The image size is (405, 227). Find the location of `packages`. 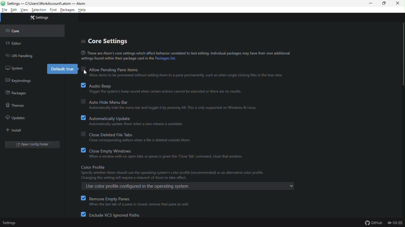

packages is located at coordinates (16, 93).